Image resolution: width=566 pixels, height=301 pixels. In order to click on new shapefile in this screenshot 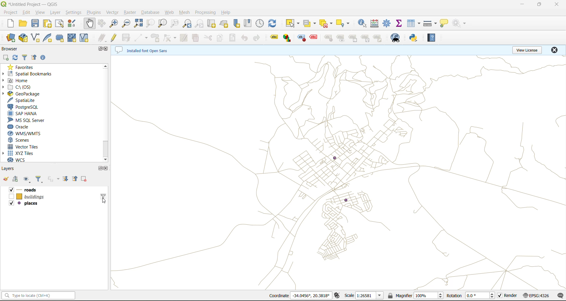, I will do `click(36, 37)`.